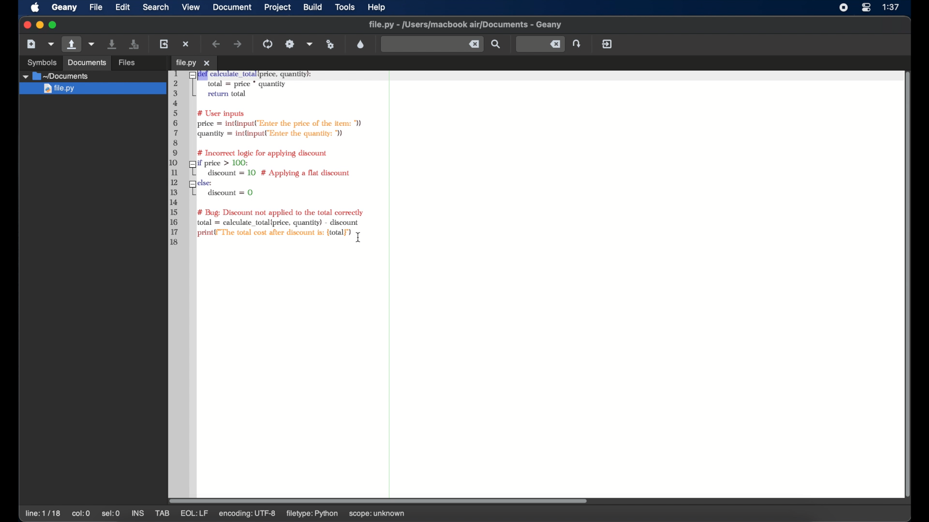  What do you see at coordinates (268, 159) in the screenshot?
I see `python syntax` at bounding box center [268, 159].